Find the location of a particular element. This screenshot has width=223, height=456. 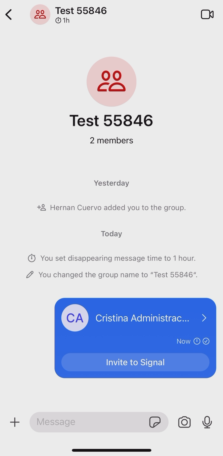

group is located at coordinates (70, 15).